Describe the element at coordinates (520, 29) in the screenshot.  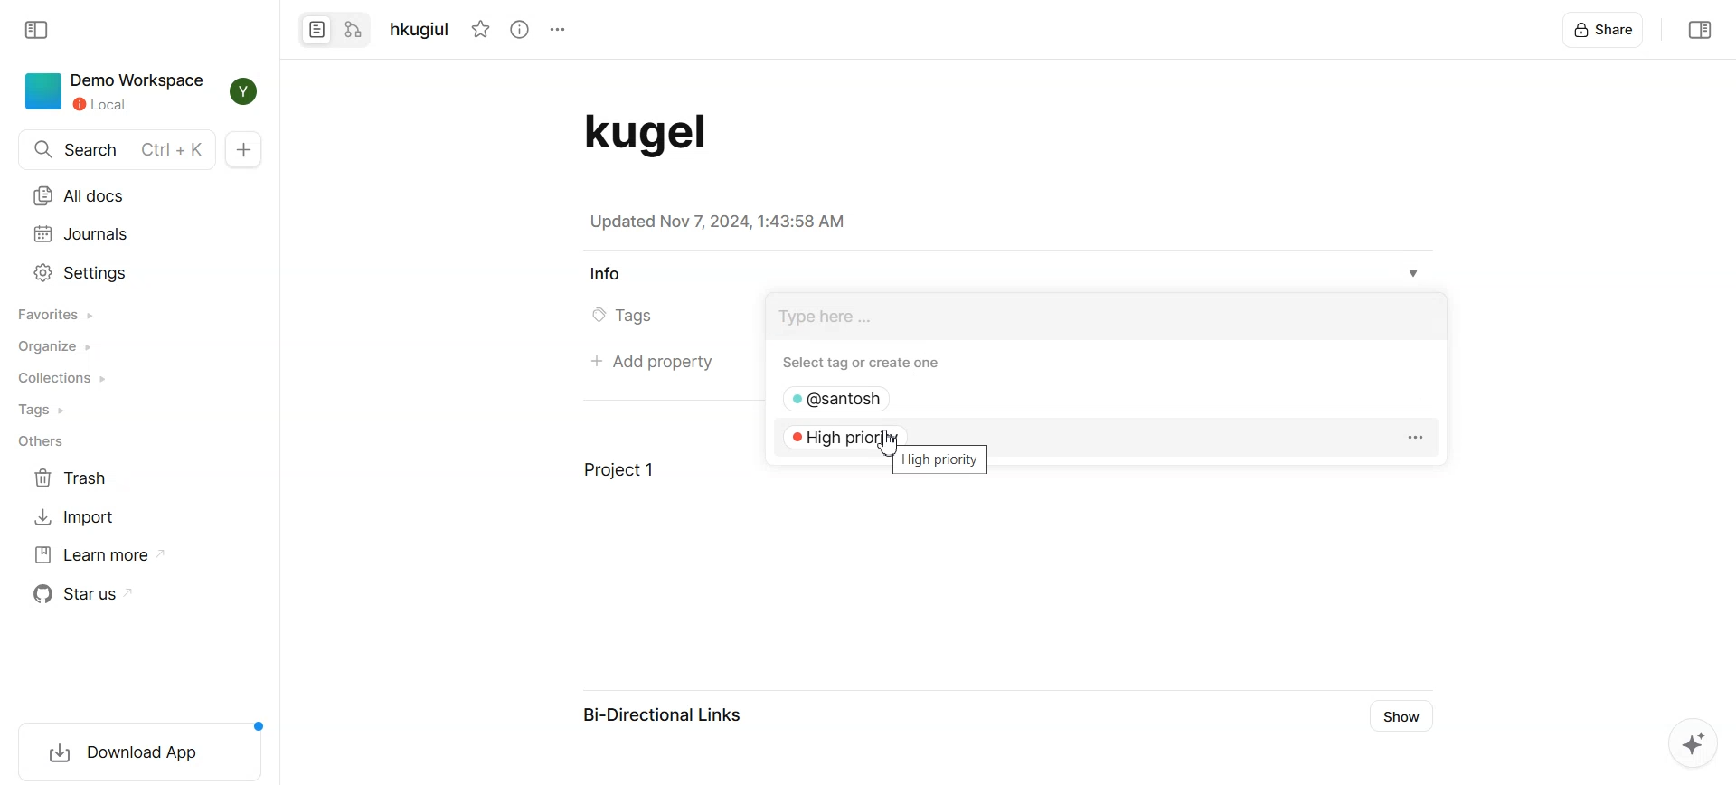
I see `View Info` at that location.